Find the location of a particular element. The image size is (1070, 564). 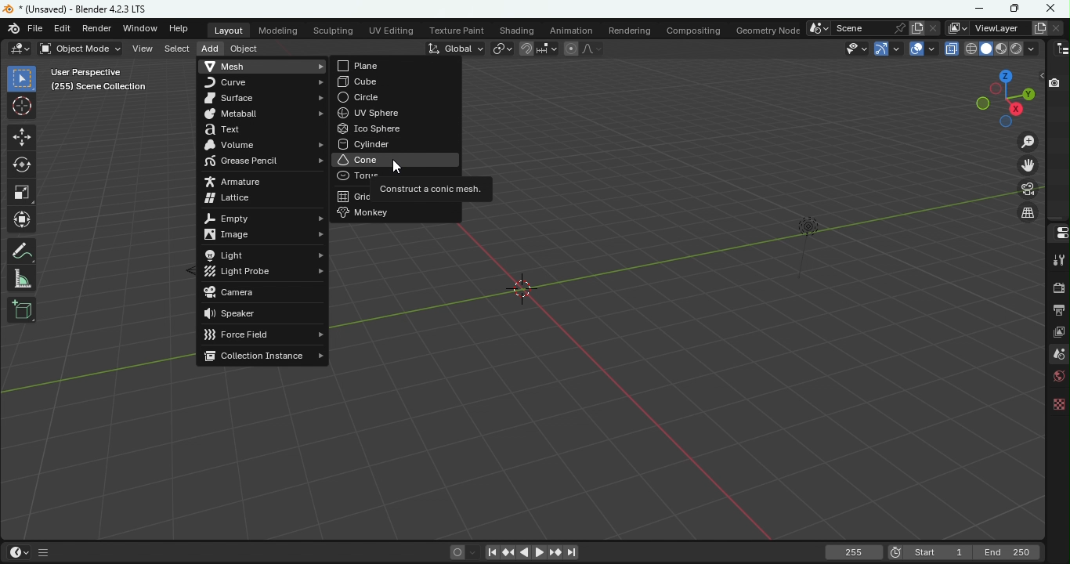

Move is located at coordinates (23, 139).